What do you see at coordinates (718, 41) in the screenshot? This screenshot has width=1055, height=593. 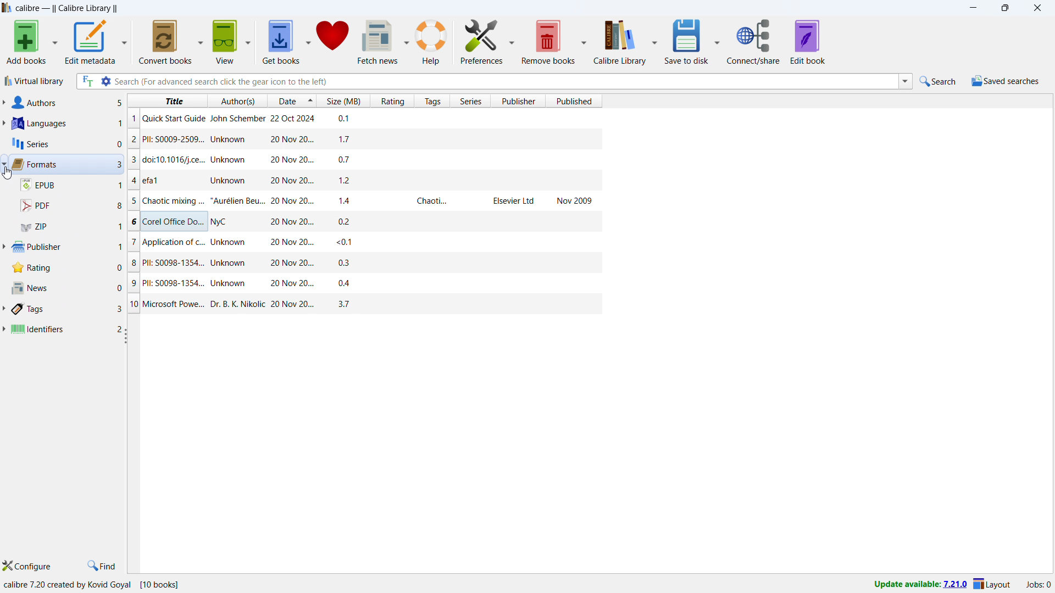 I see `save to disk` at bounding box center [718, 41].